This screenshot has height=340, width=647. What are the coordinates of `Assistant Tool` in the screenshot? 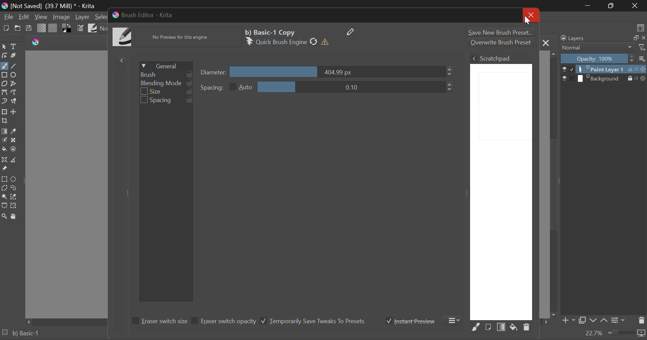 It's located at (5, 160).